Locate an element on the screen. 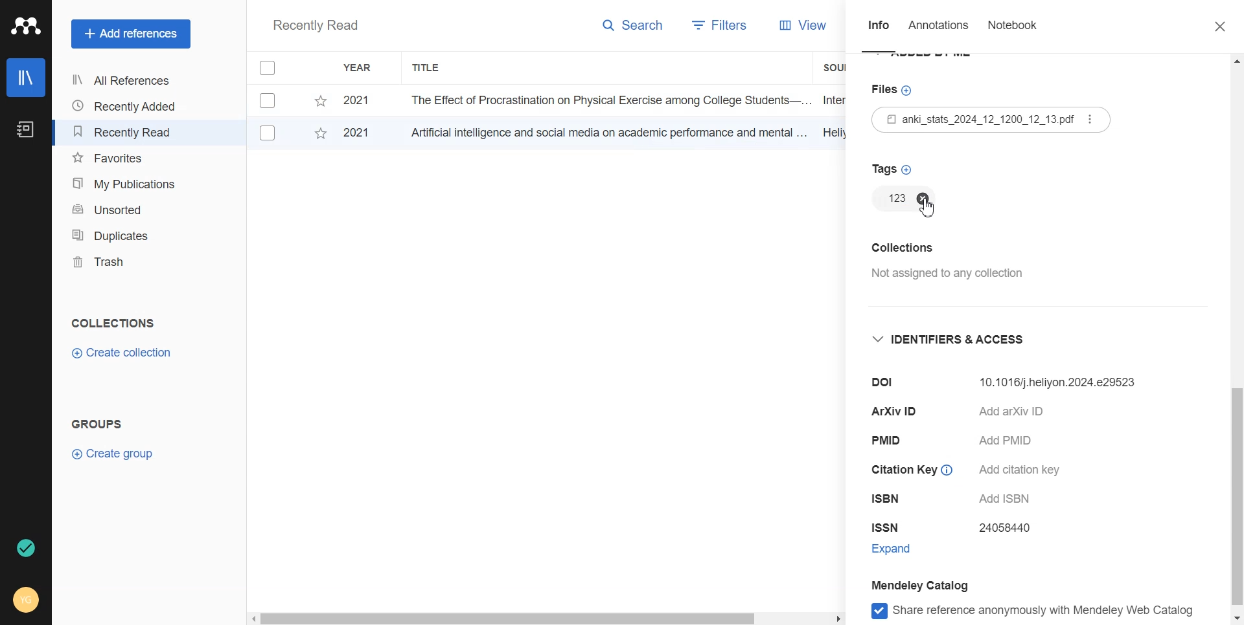 The image size is (1244, 625). View is located at coordinates (792, 25).